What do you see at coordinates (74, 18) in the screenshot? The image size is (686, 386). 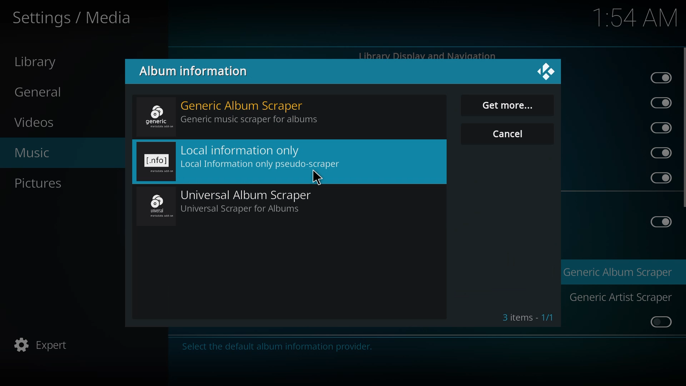 I see `settings media` at bounding box center [74, 18].